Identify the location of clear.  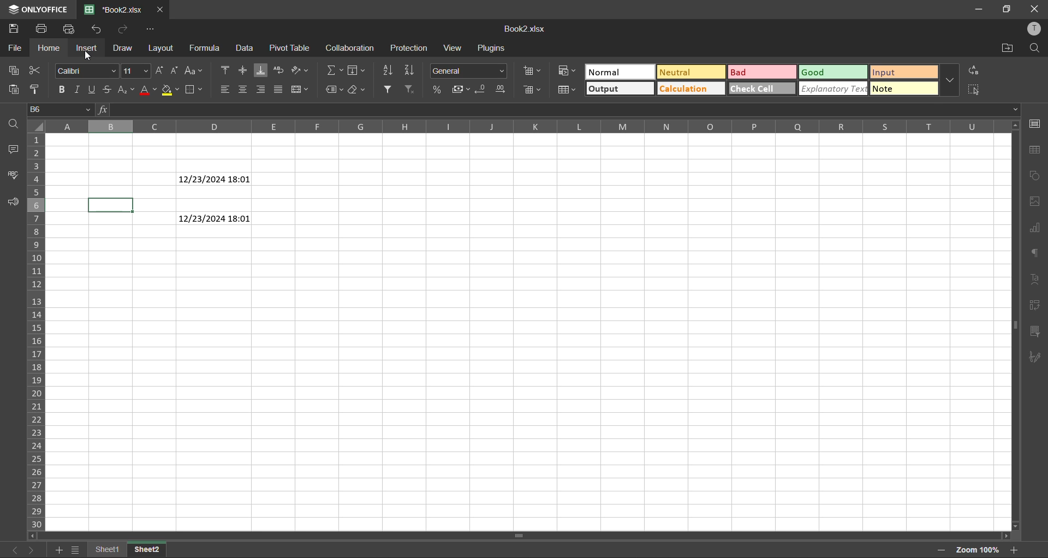
(360, 90).